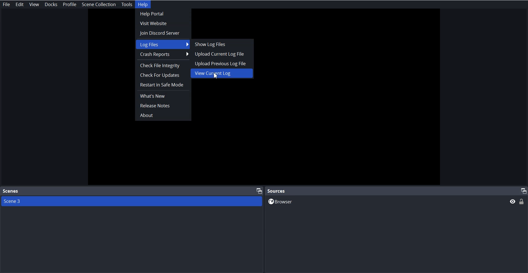  I want to click on File, so click(6, 4).